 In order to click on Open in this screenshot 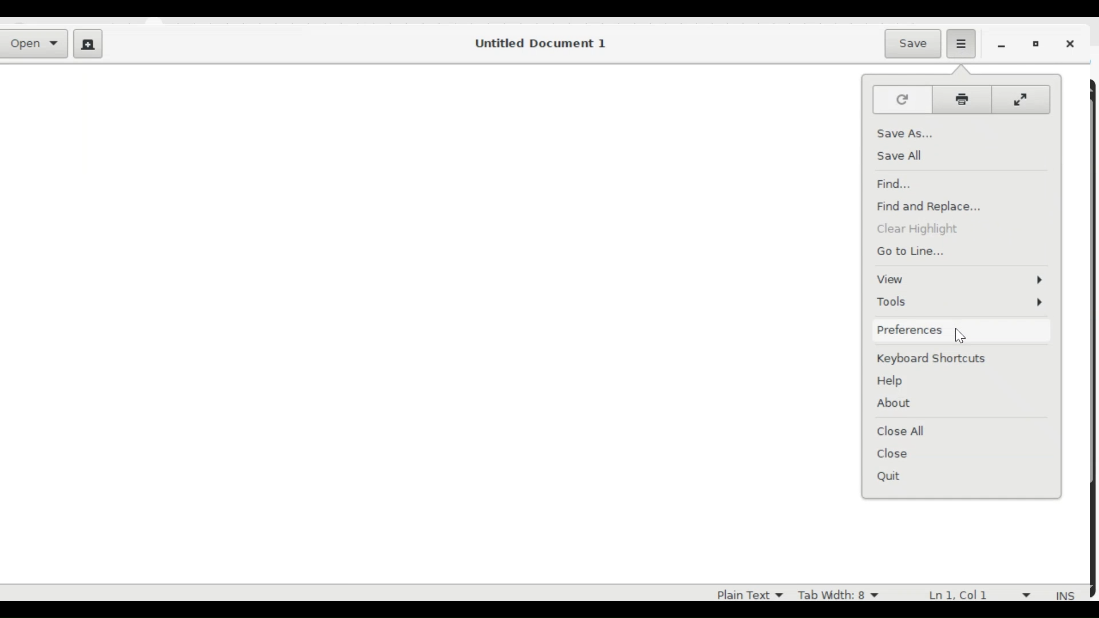, I will do `click(37, 45)`.